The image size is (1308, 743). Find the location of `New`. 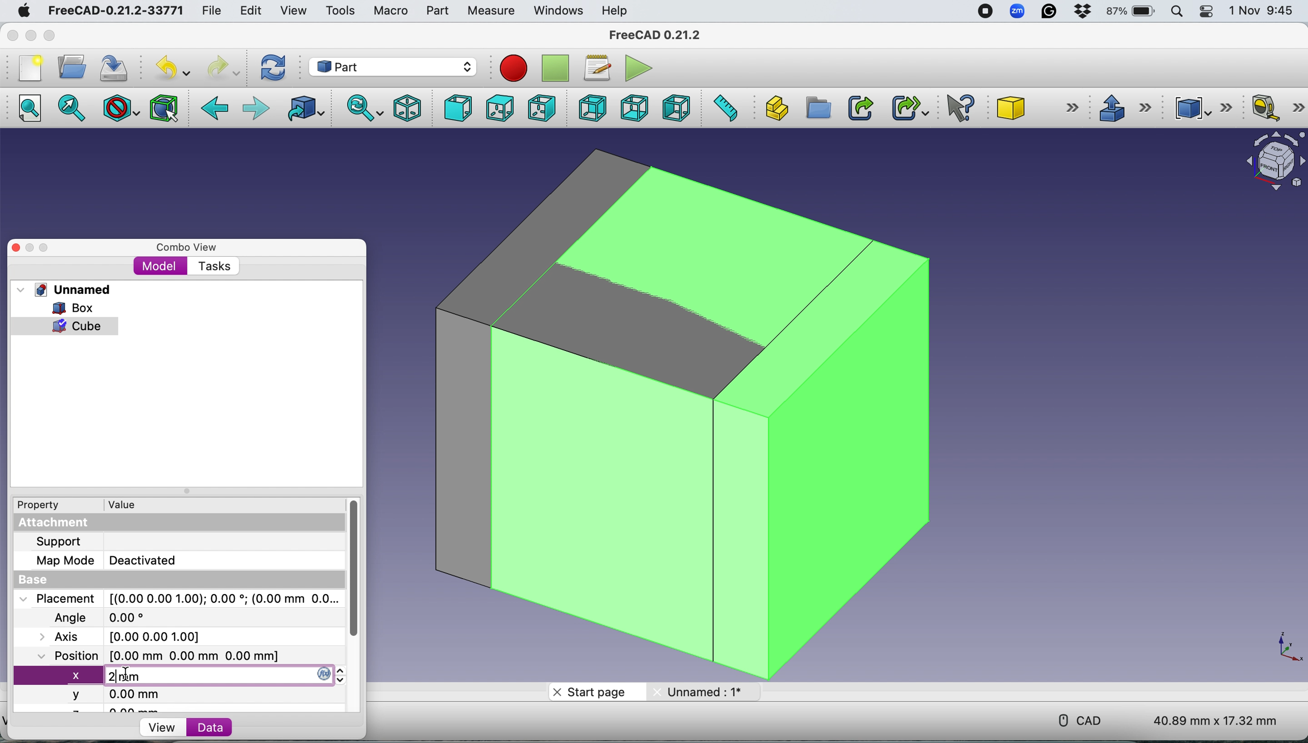

New is located at coordinates (29, 68).